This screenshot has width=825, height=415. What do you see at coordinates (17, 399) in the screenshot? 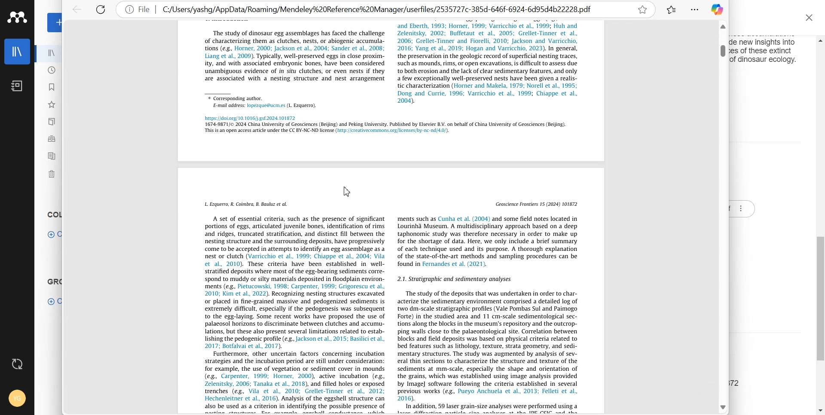
I see `Account` at bounding box center [17, 399].